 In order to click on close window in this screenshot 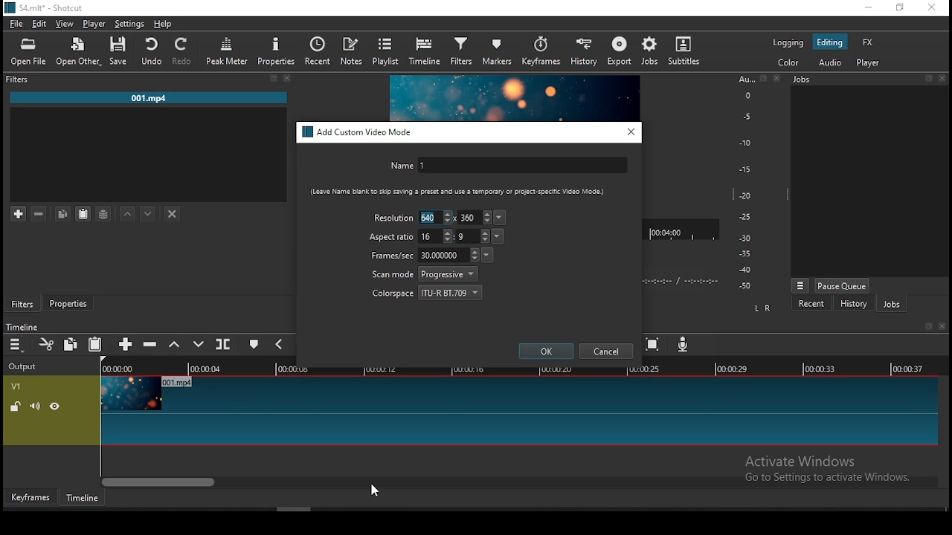, I will do `click(931, 8)`.